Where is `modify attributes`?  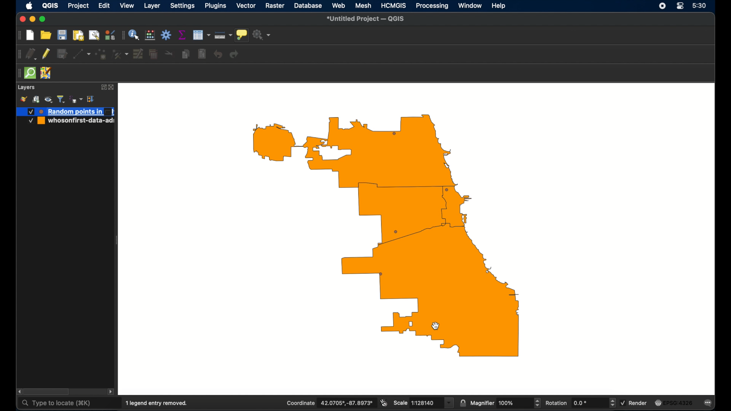
modify attributes is located at coordinates (138, 53).